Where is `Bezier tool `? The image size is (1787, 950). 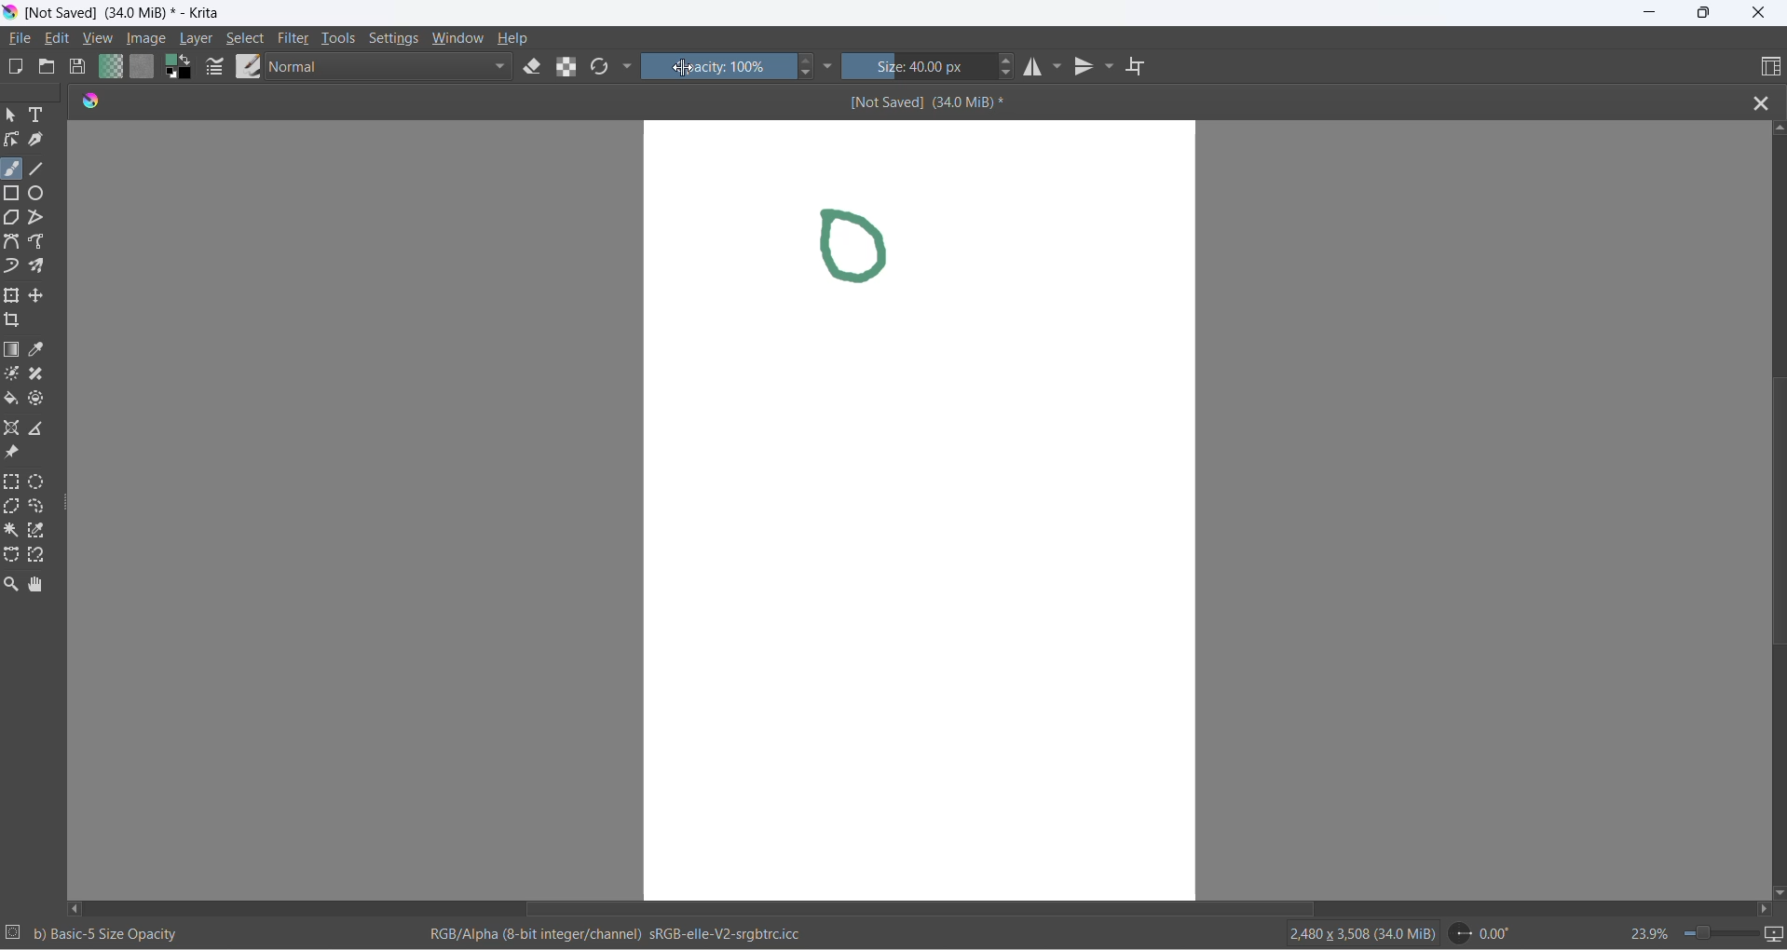 Bezier tool  is located at coordinates (12, 243).